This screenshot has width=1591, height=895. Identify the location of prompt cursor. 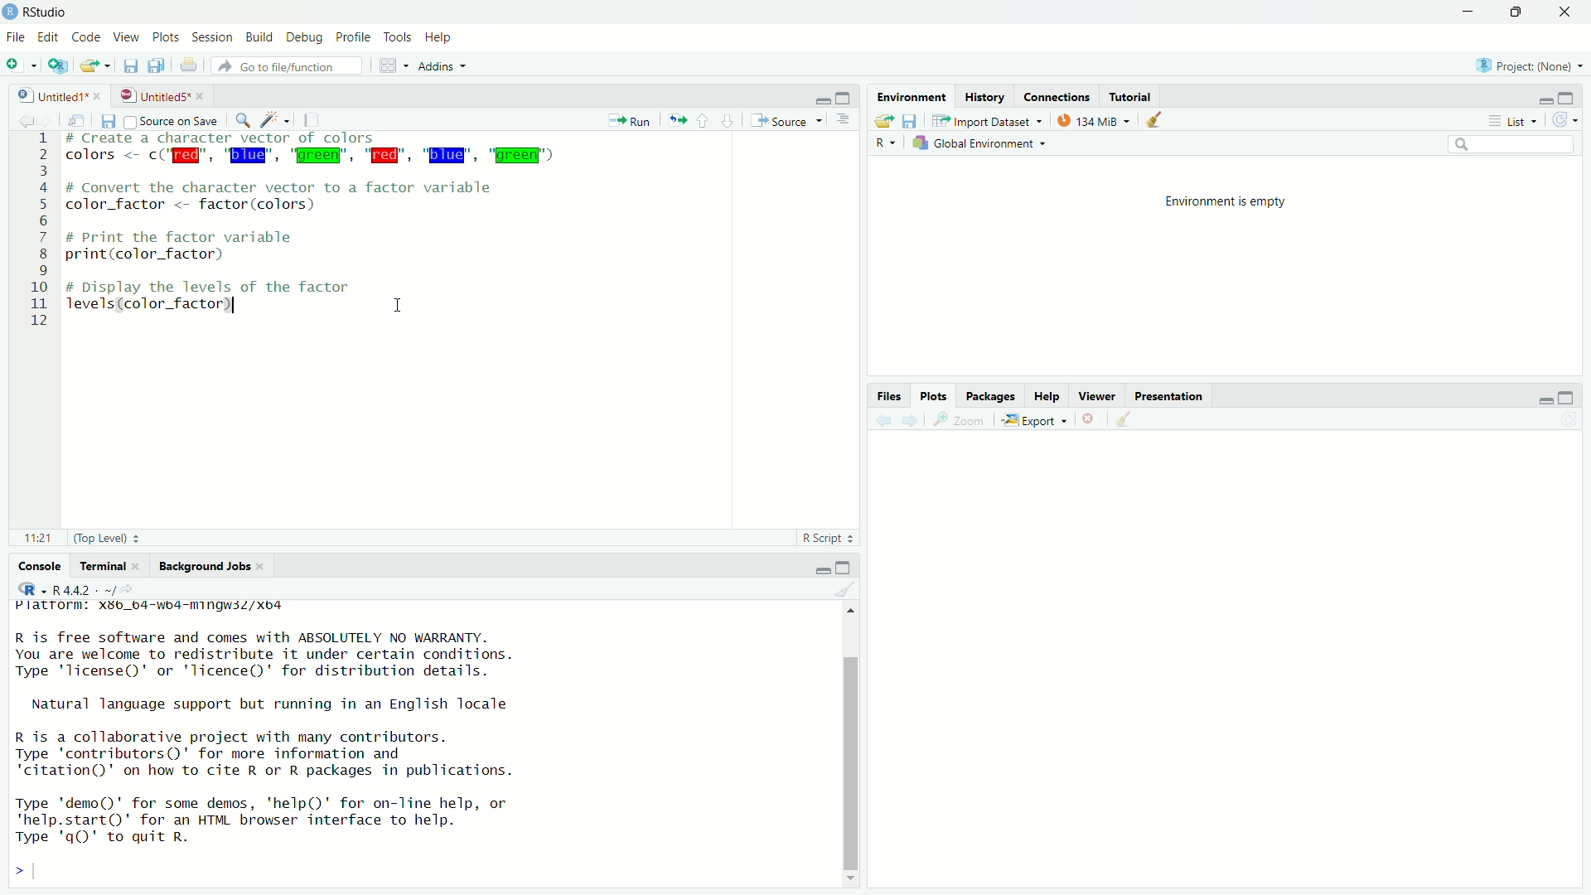
(13, 873).